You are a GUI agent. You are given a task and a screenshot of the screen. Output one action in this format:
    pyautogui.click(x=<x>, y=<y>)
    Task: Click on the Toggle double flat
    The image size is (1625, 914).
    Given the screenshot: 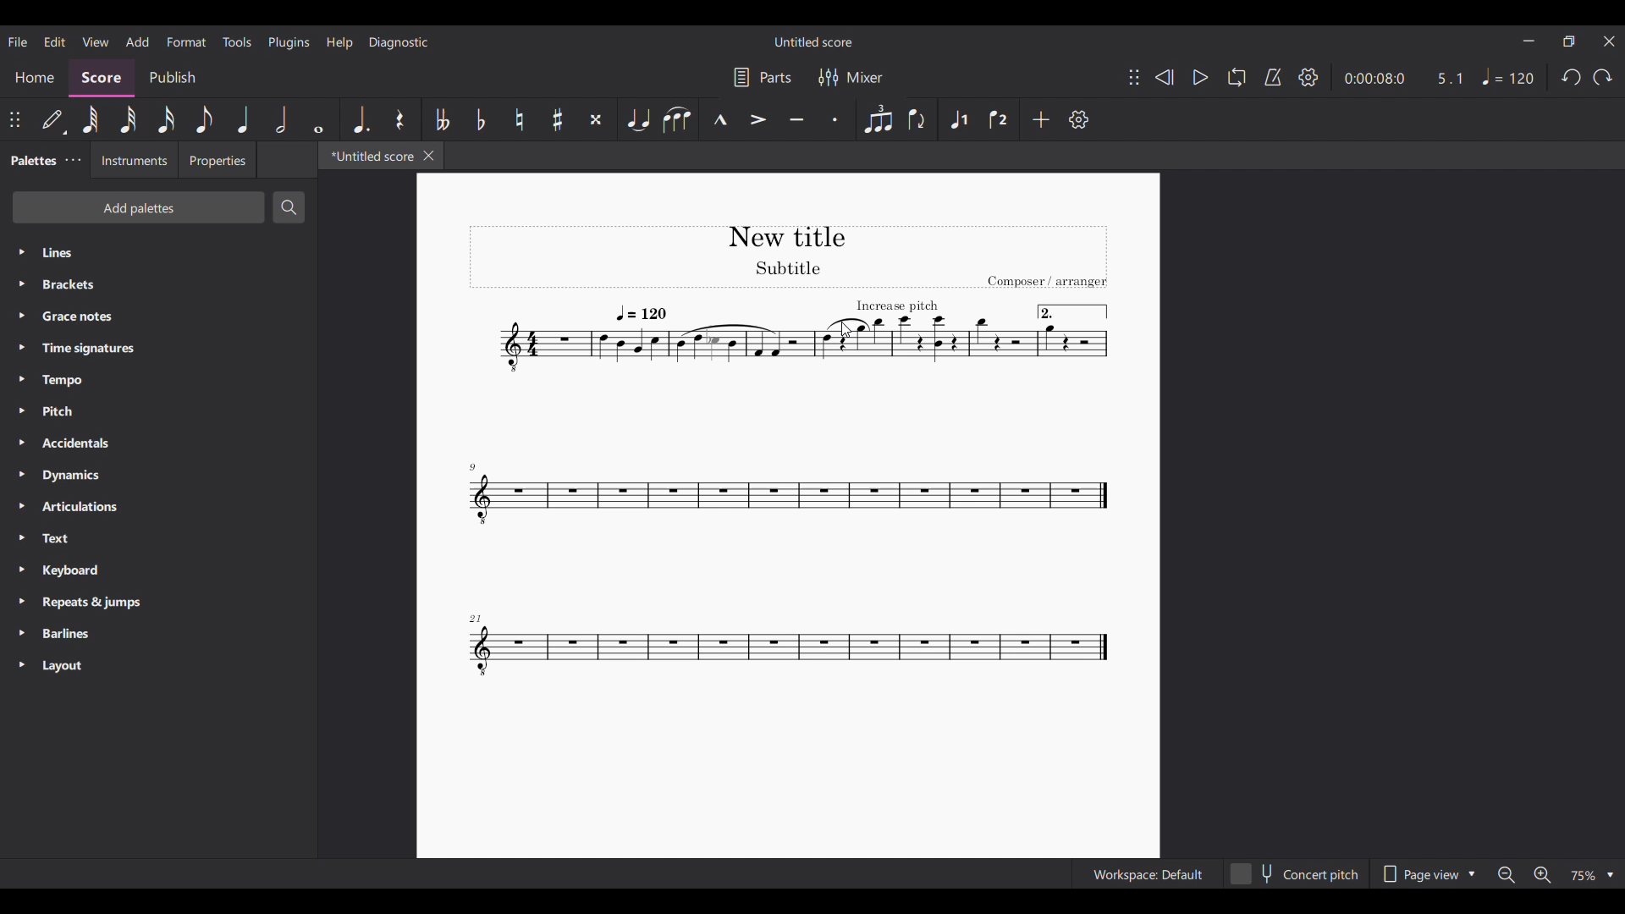 What is the action you would take?
    pyautogui.click(x=443, y=119)
    